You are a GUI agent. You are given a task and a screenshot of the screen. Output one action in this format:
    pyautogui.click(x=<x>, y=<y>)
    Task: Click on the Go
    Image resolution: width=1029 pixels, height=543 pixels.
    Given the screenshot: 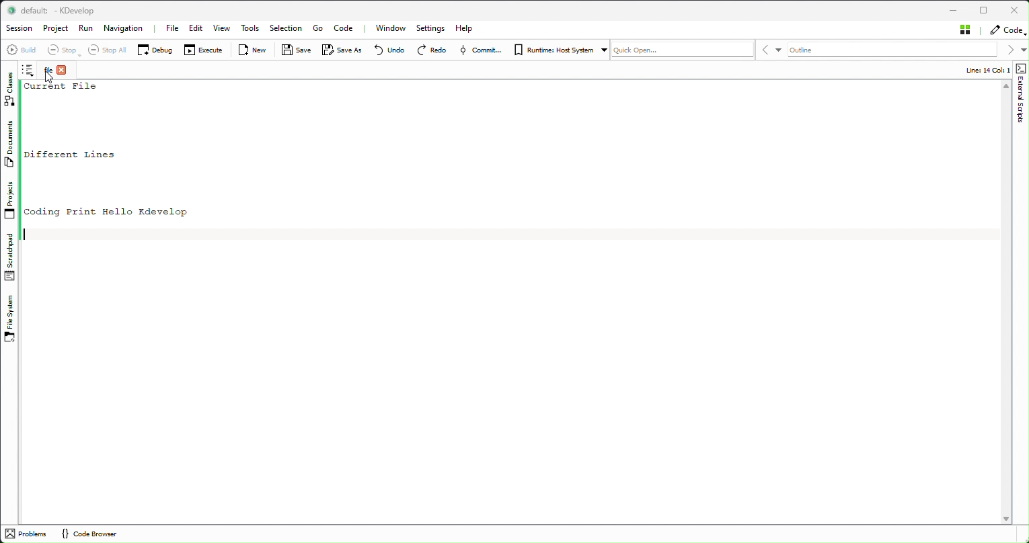 What is the action you would take?
    pyautogui.click(x=318, y=30)
    